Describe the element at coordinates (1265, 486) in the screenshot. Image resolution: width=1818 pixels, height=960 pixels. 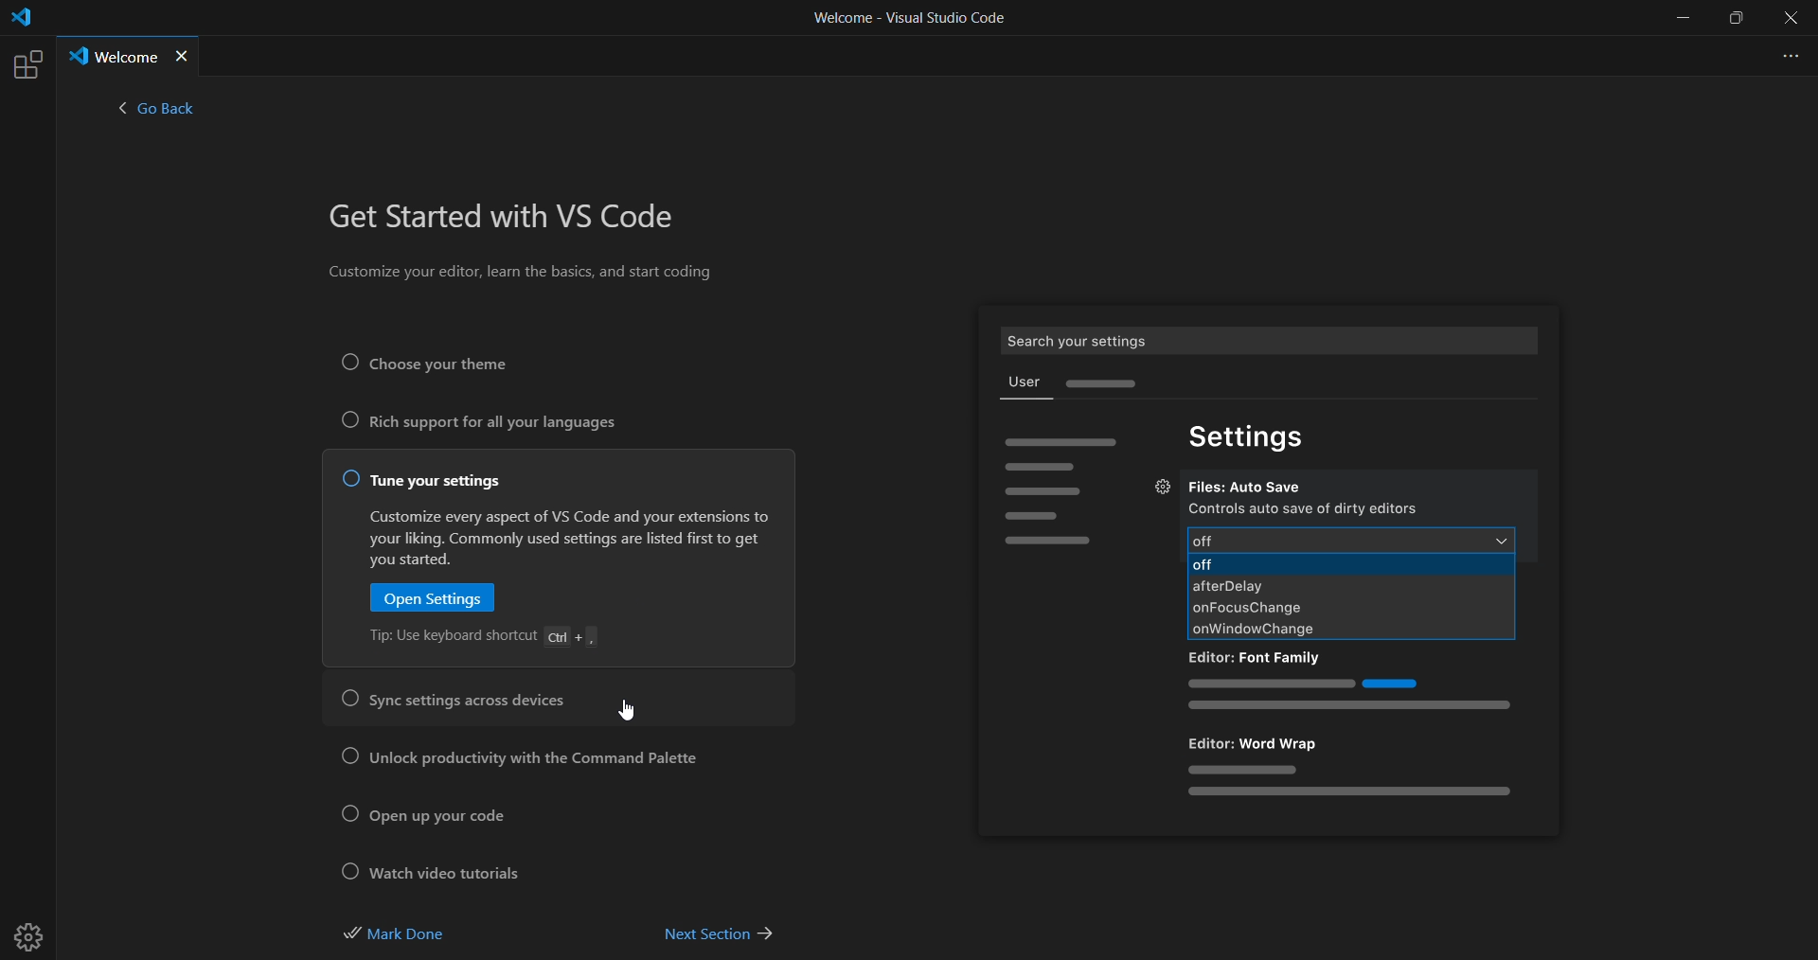
I see `Files: Auto Save` at that location.